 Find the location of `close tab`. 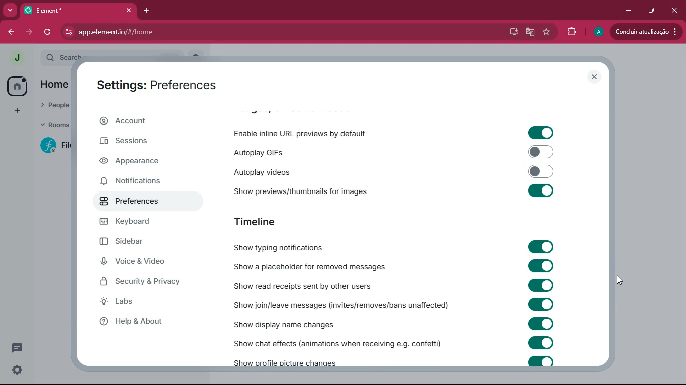

close tab is located at coordinates (129, 11).